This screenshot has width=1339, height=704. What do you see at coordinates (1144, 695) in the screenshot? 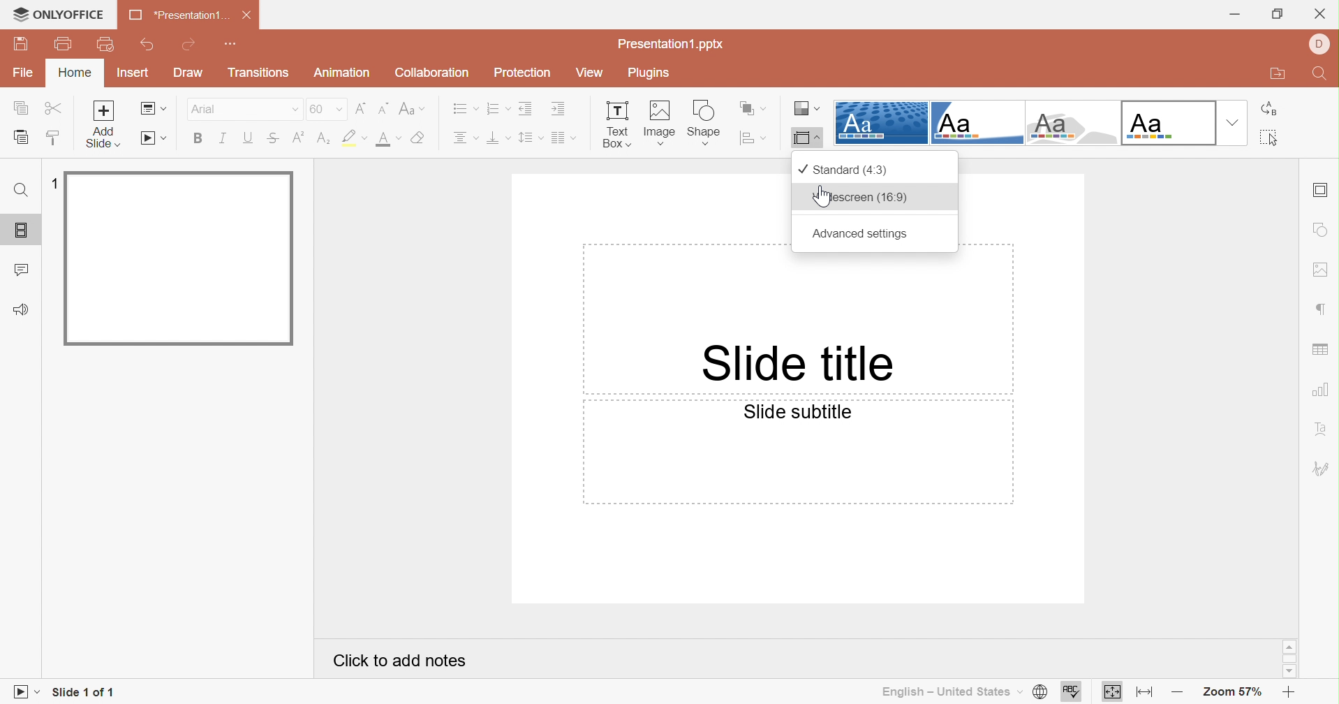
I see `Fit to width` at bounding box center [1144, 695].